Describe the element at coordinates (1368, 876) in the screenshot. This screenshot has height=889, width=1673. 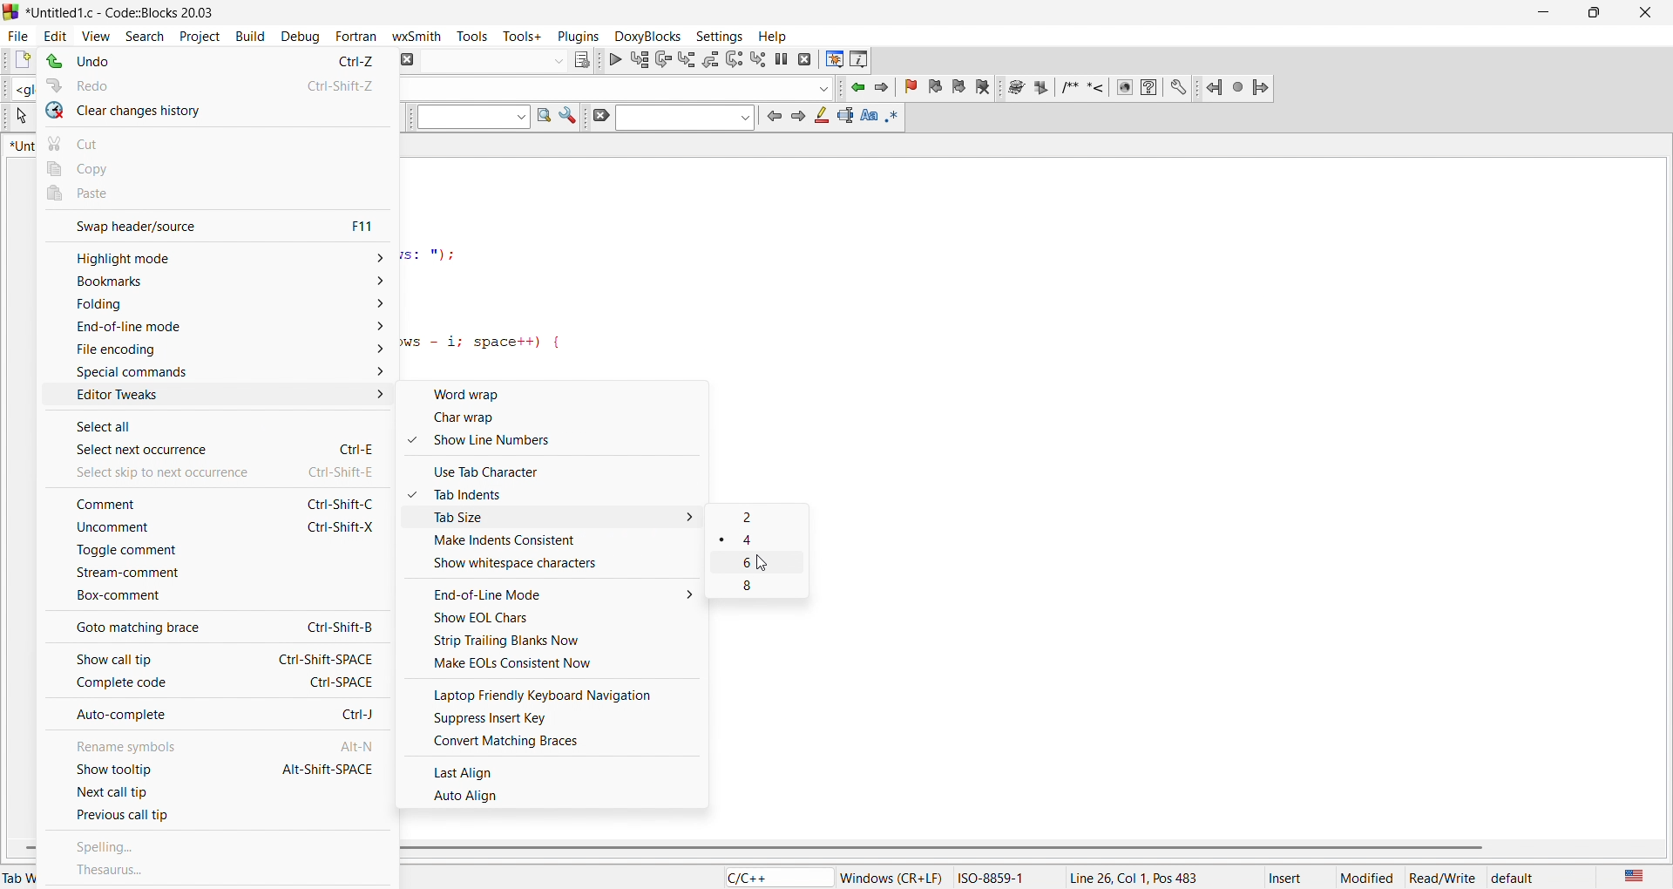
I see `modified` at that location.